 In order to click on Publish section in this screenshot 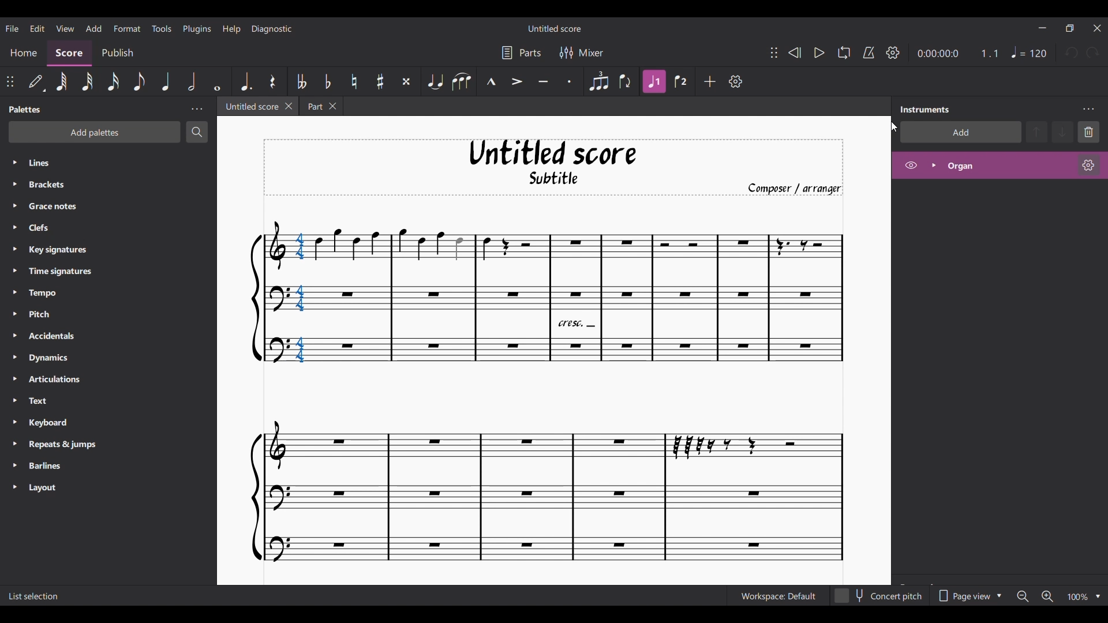, I will do `click(117, 53)`.